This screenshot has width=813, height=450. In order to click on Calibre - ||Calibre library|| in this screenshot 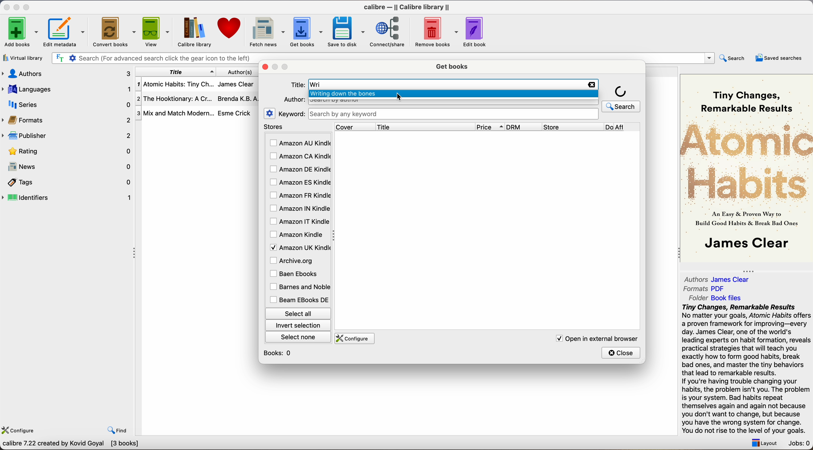, I will do `click(406, 7)`.